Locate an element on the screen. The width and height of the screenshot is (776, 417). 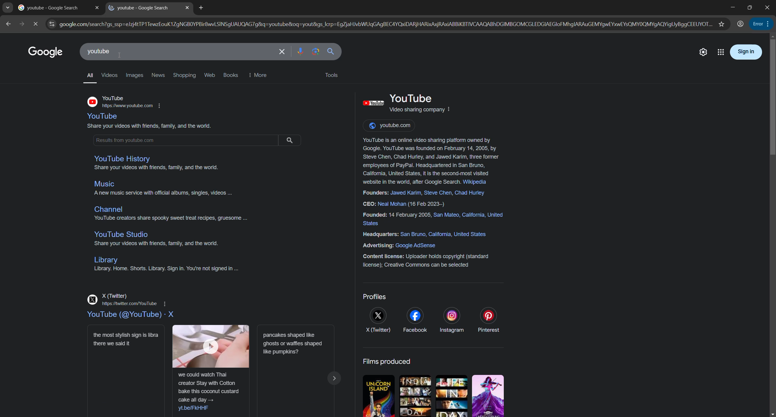
favorite is located at coordinates (722, 23).